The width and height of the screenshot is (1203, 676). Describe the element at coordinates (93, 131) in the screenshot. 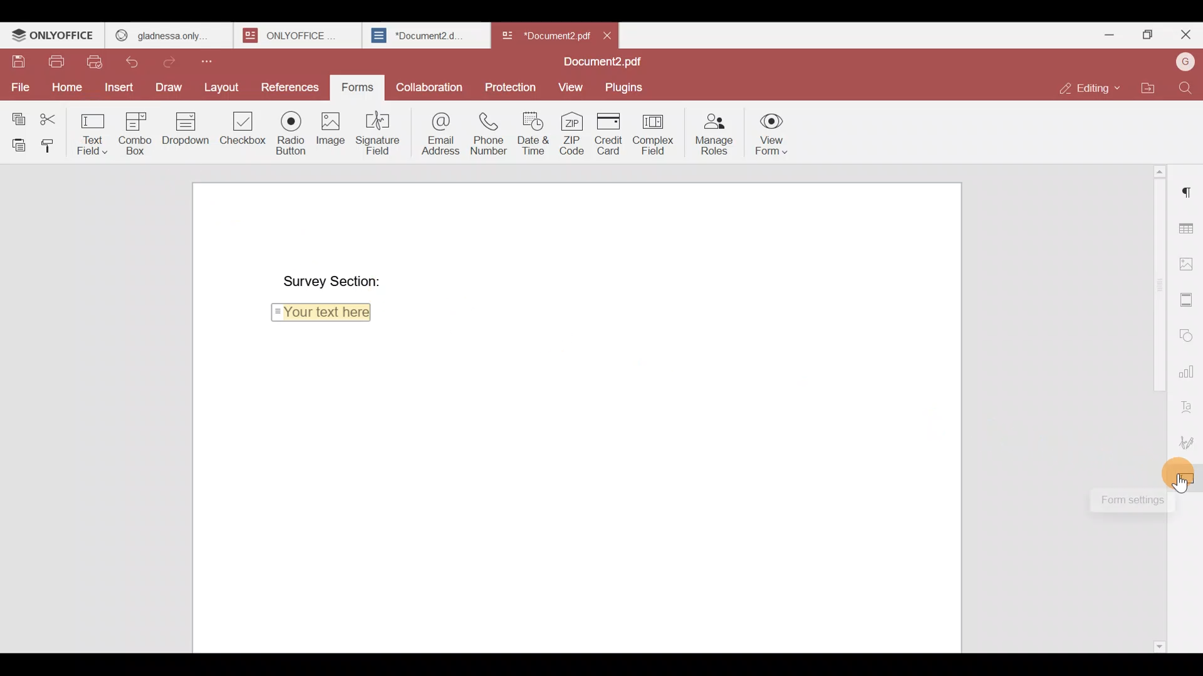

I see `Text field` at that location.